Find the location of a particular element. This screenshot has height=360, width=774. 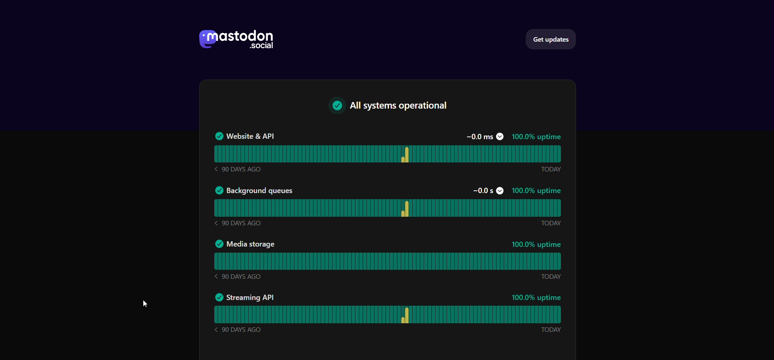

website and API status is located at coordinates (389, 152).